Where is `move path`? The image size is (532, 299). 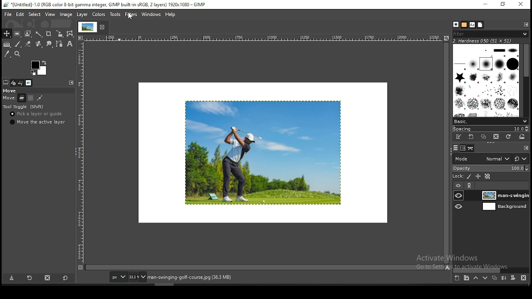 move path is located at coordinates (40, 98).